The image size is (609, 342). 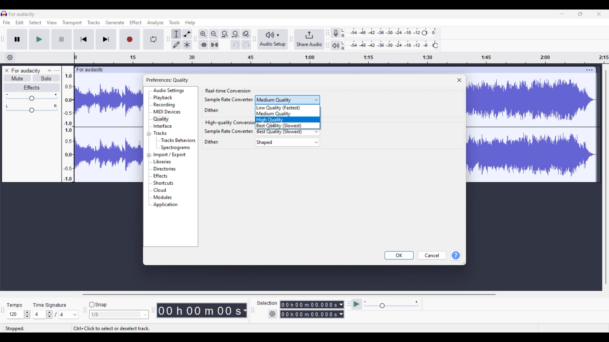 What do you see at coordinates (68, 124) in the screenshot?
I see `Scale to measure intensity of waves in track` at bounding box center [68, 124].